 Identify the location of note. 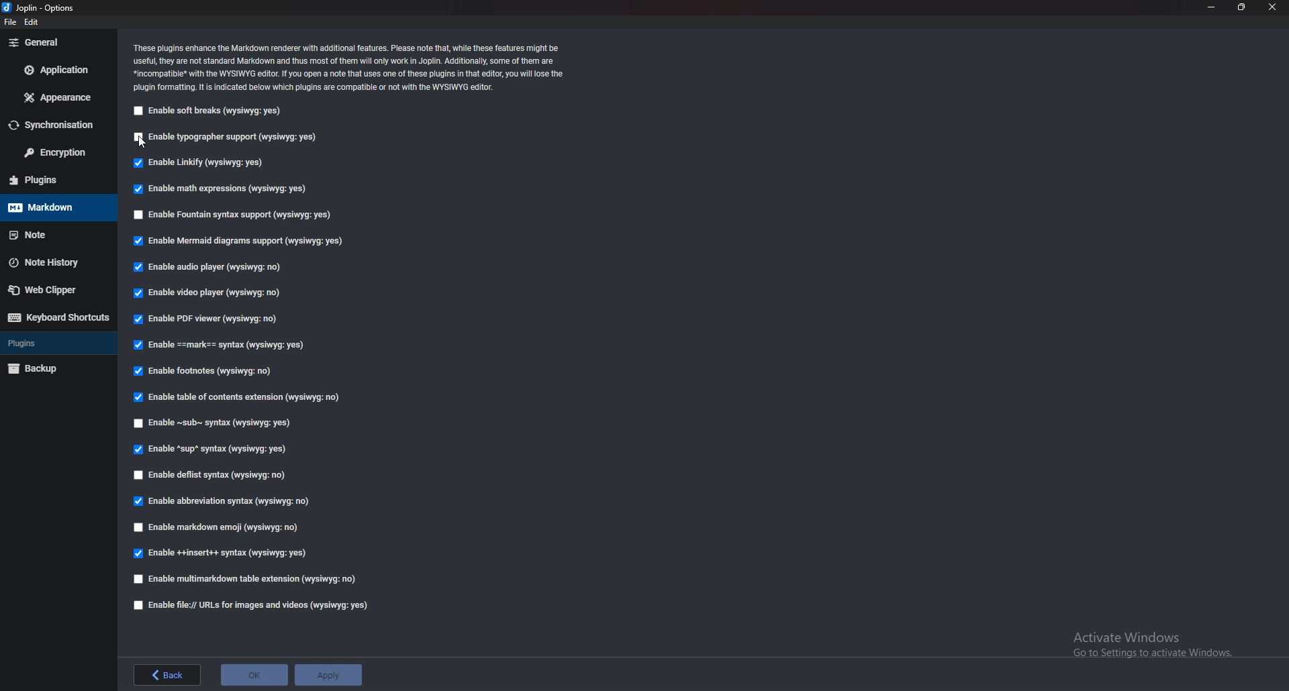
(58, 233).